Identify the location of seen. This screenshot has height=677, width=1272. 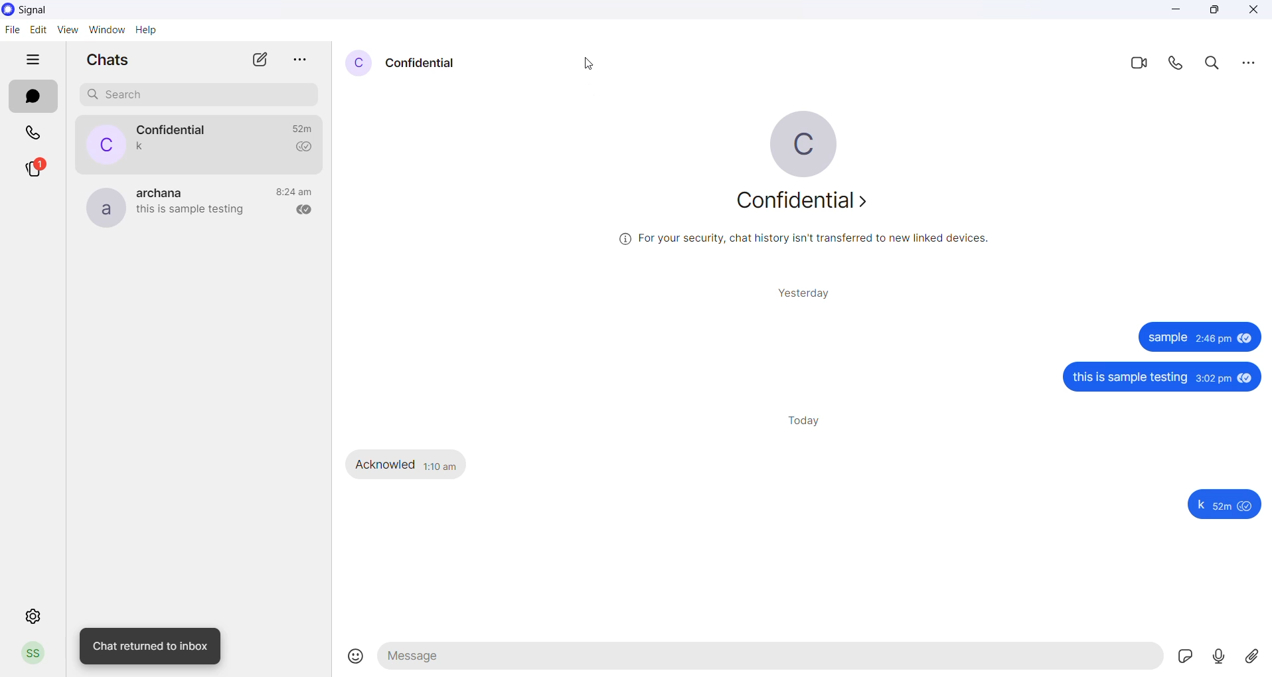
(1247, 507).